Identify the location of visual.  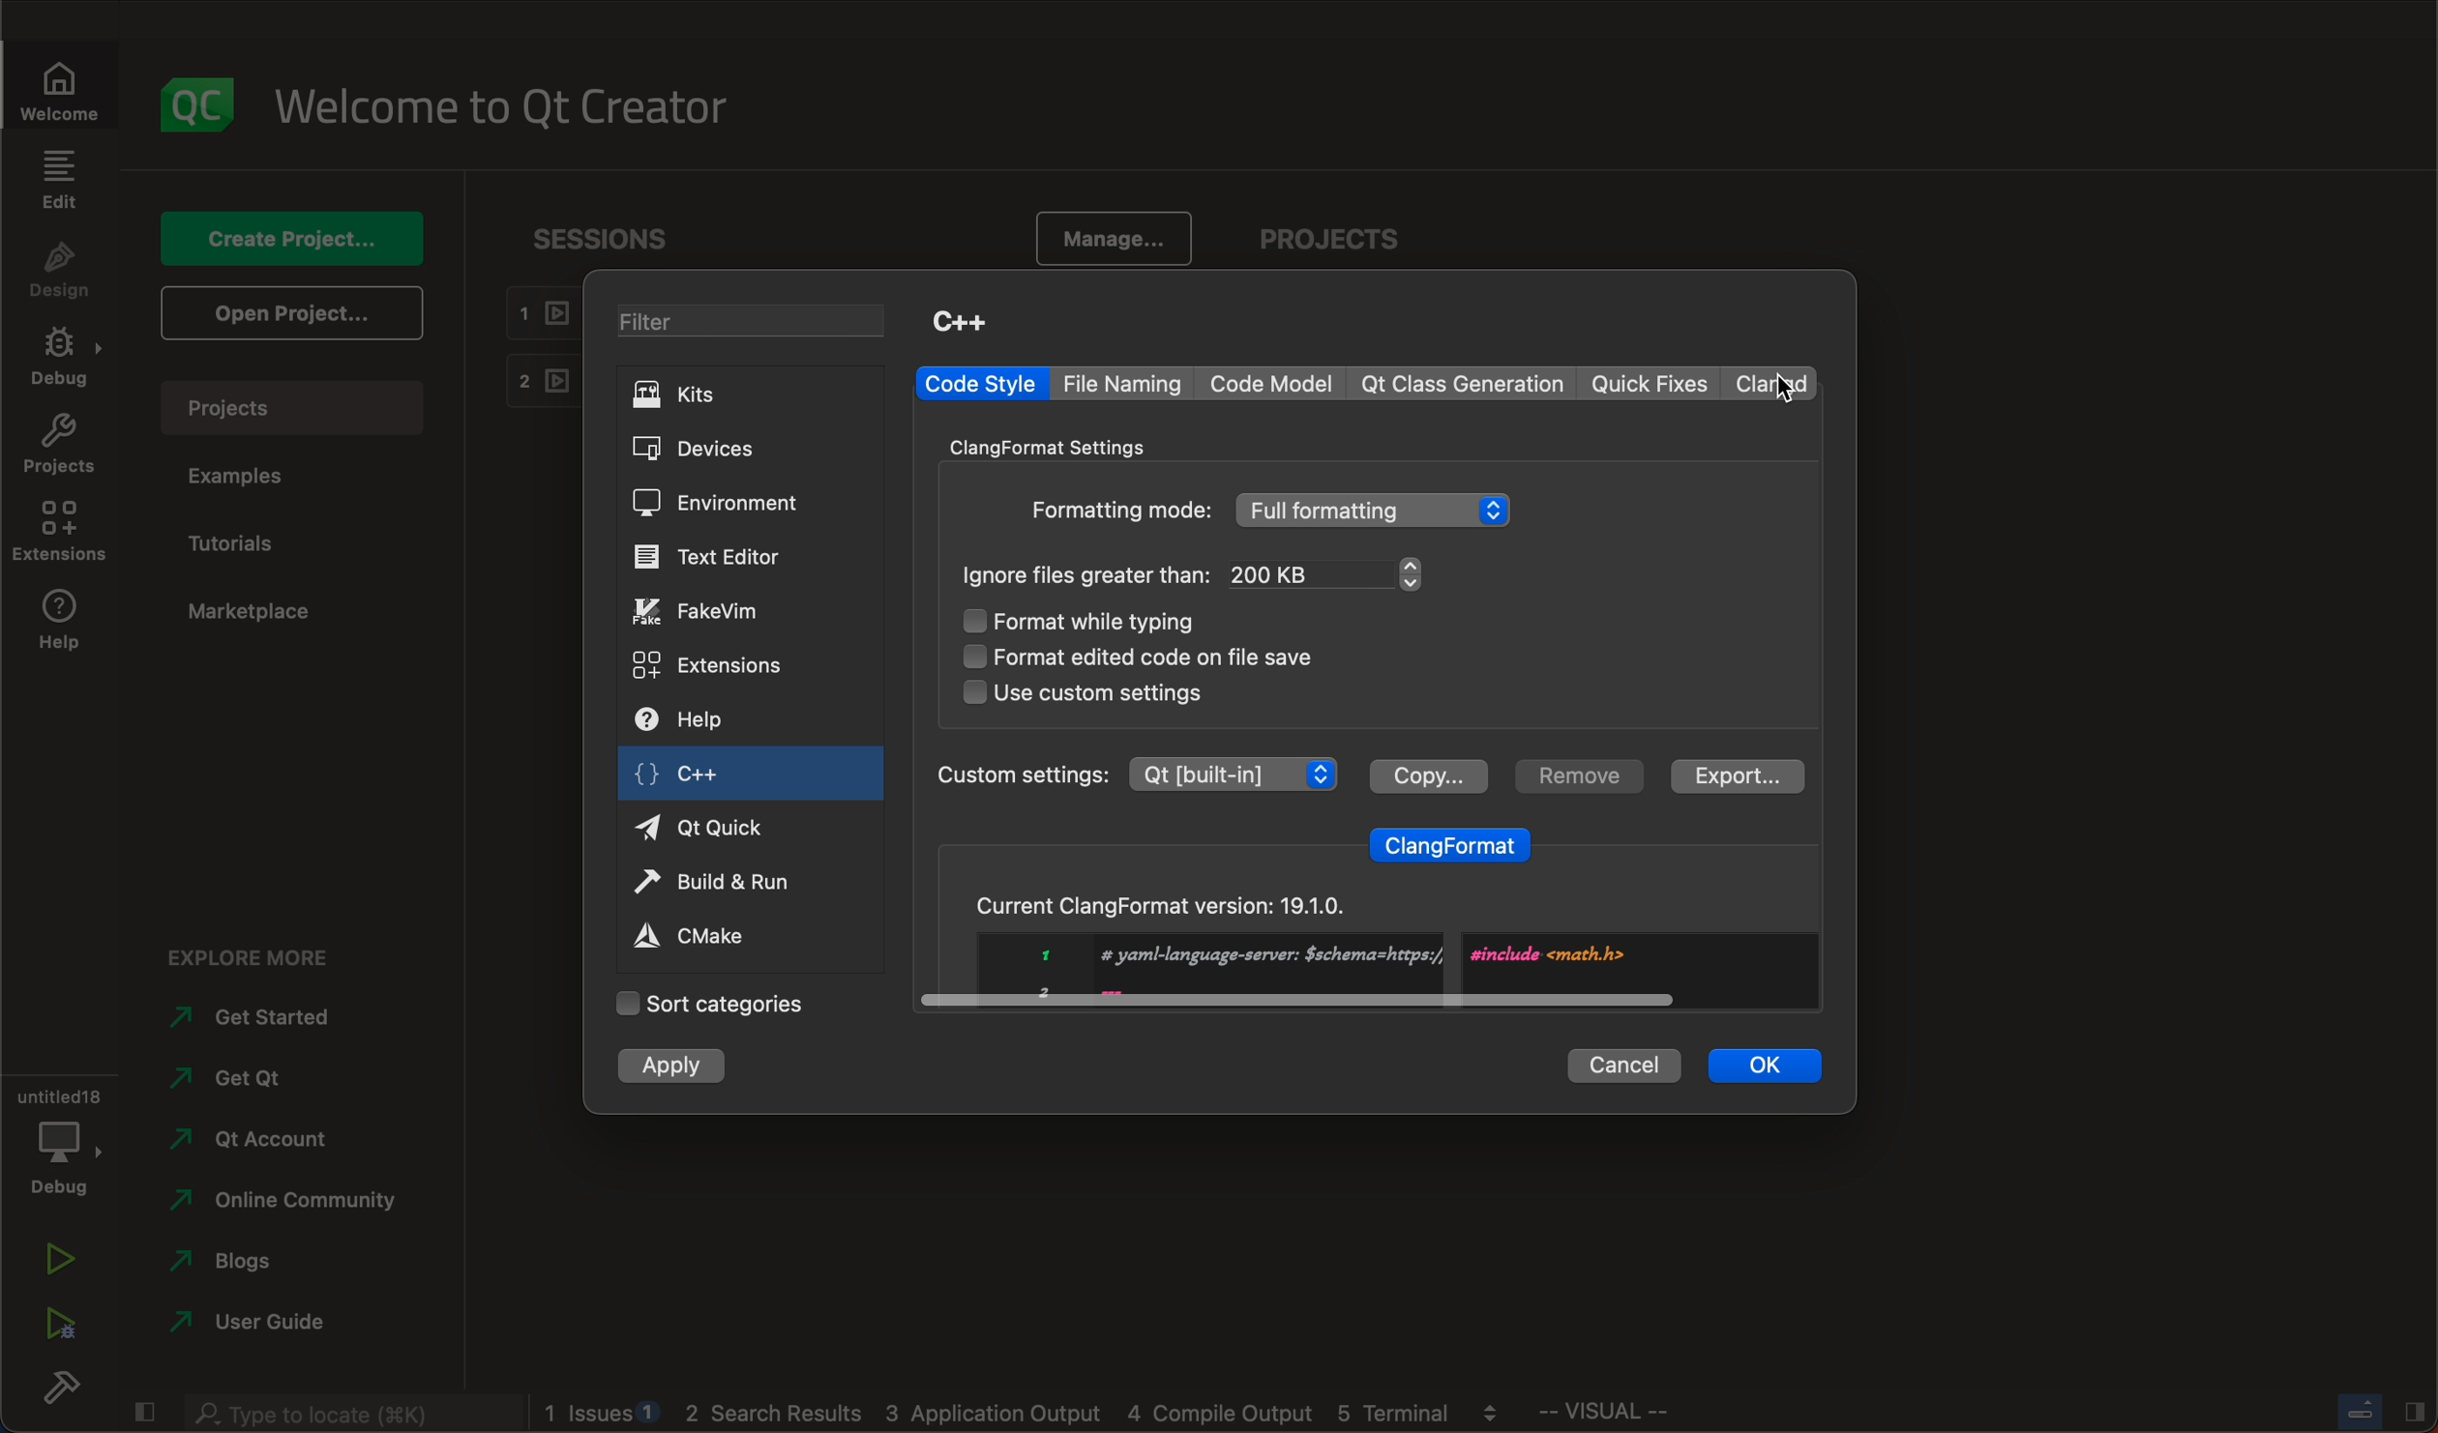
(1628, 1413).